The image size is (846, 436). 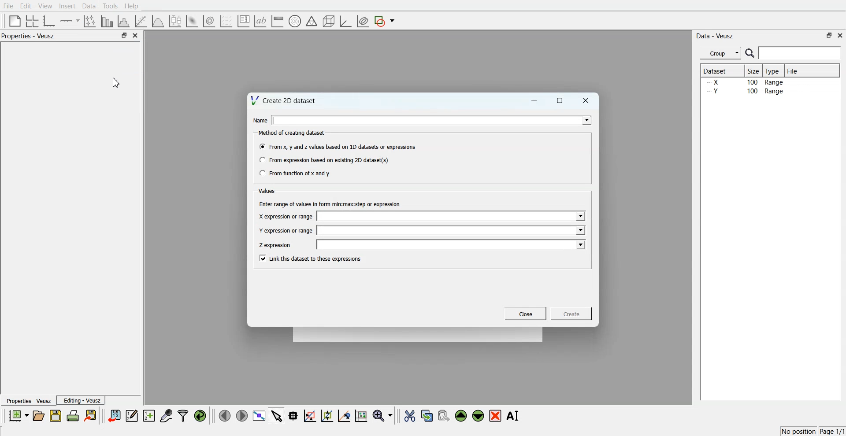 What do you see at coordinates (90, 21) in the screenshot?
I see `Plot points with lines` at bounding box center [90, 21].